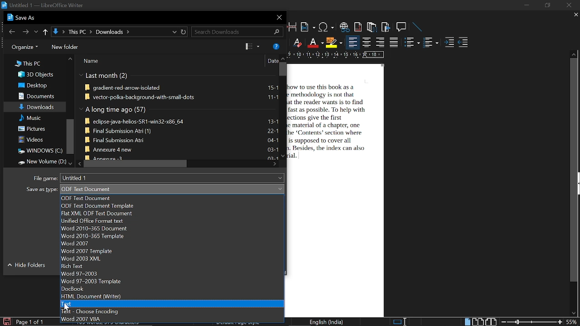  I want to click on file name, so click(45, 177).